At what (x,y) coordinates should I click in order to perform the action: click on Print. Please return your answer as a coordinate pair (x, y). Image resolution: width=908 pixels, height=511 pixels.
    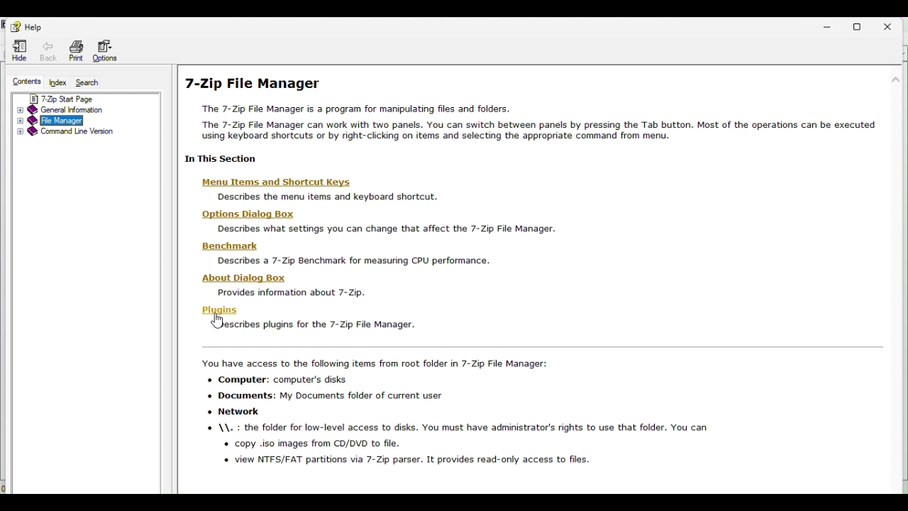
    Looking at the image, I should click on (74, 50).